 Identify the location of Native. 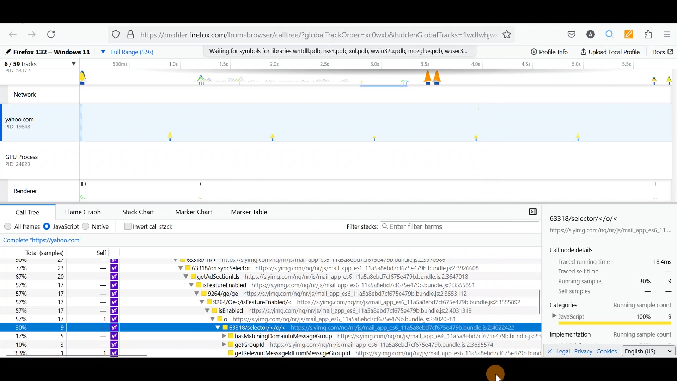
(97, 228).